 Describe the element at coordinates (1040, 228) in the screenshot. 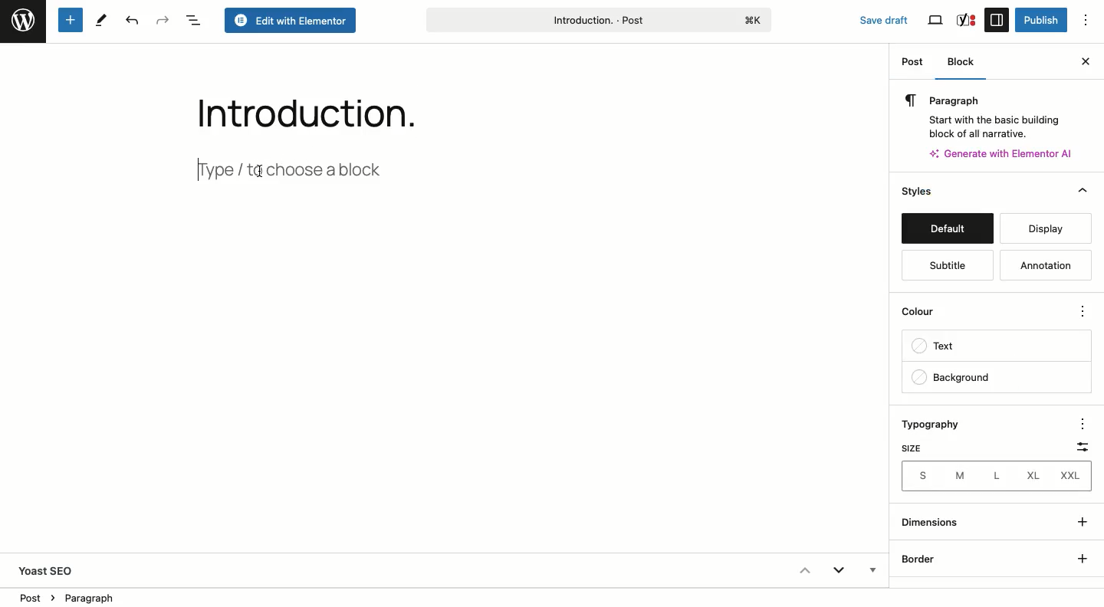

I see `Display` at that location.